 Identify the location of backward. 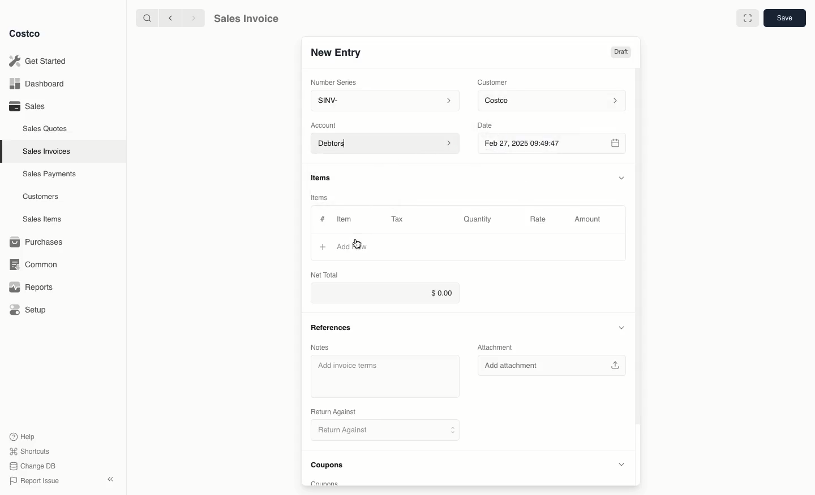
(168, 18).